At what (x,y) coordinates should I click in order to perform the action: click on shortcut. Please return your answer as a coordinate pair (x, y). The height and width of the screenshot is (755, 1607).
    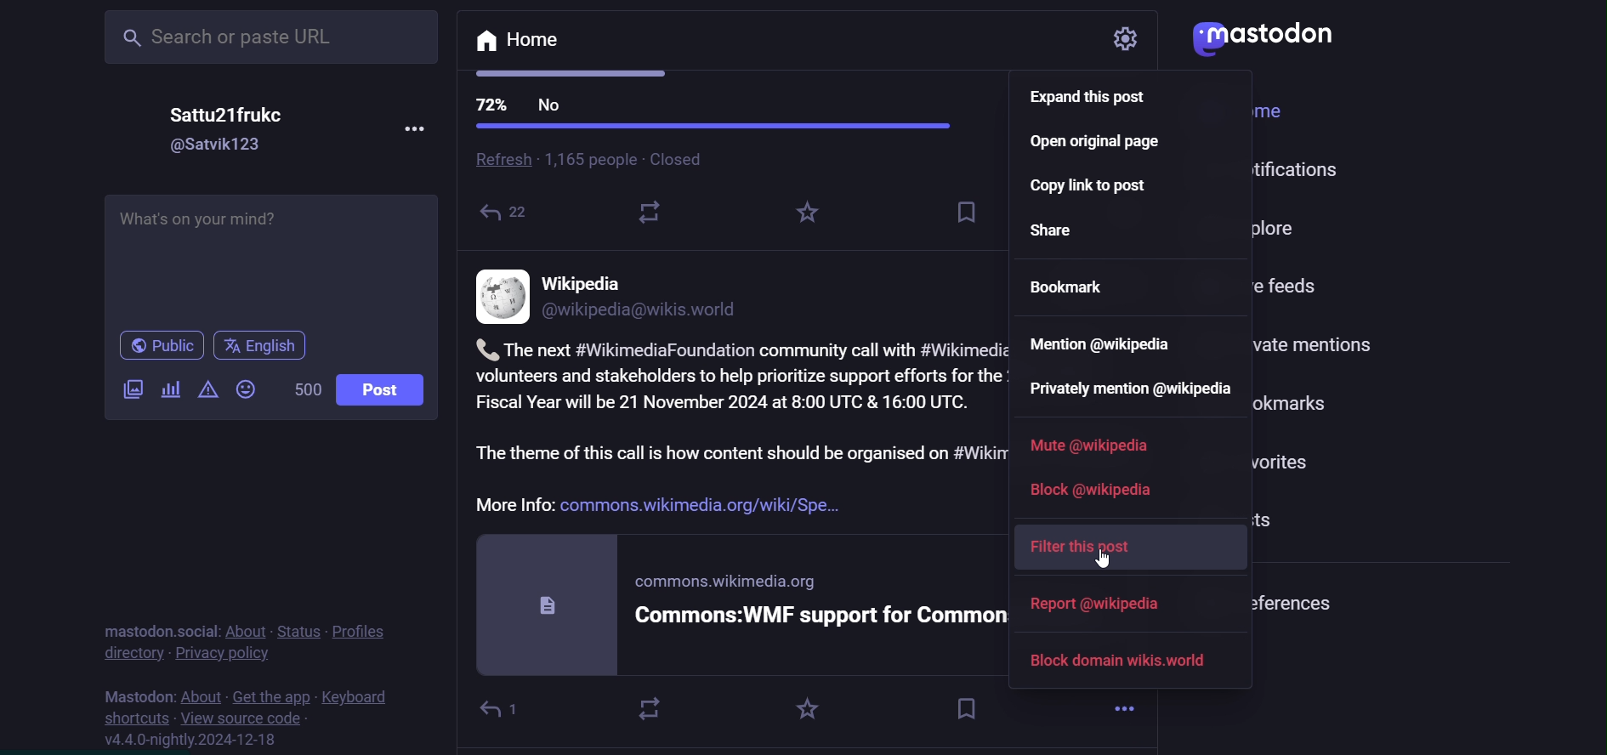
    Looking at the image, I should click on (129, 717).